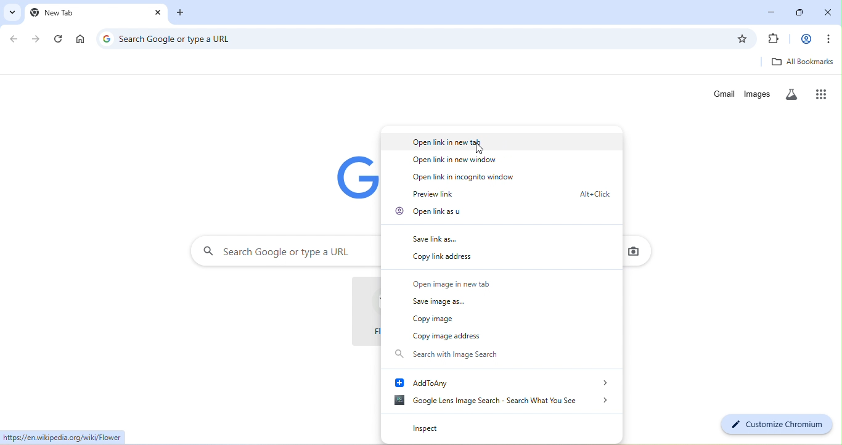  I want to click on open image in new tab, so click(454, 282).